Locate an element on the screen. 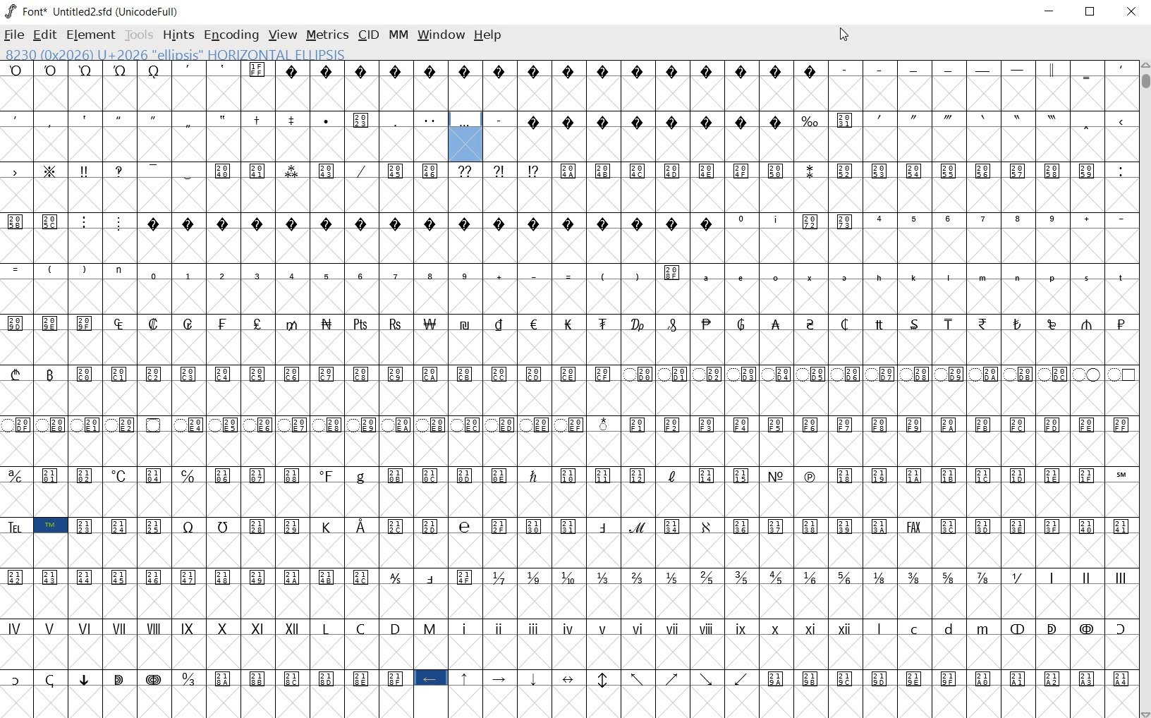 This screenshot has height=718, width=1151. VIEW is located at coordinates (281, 36).